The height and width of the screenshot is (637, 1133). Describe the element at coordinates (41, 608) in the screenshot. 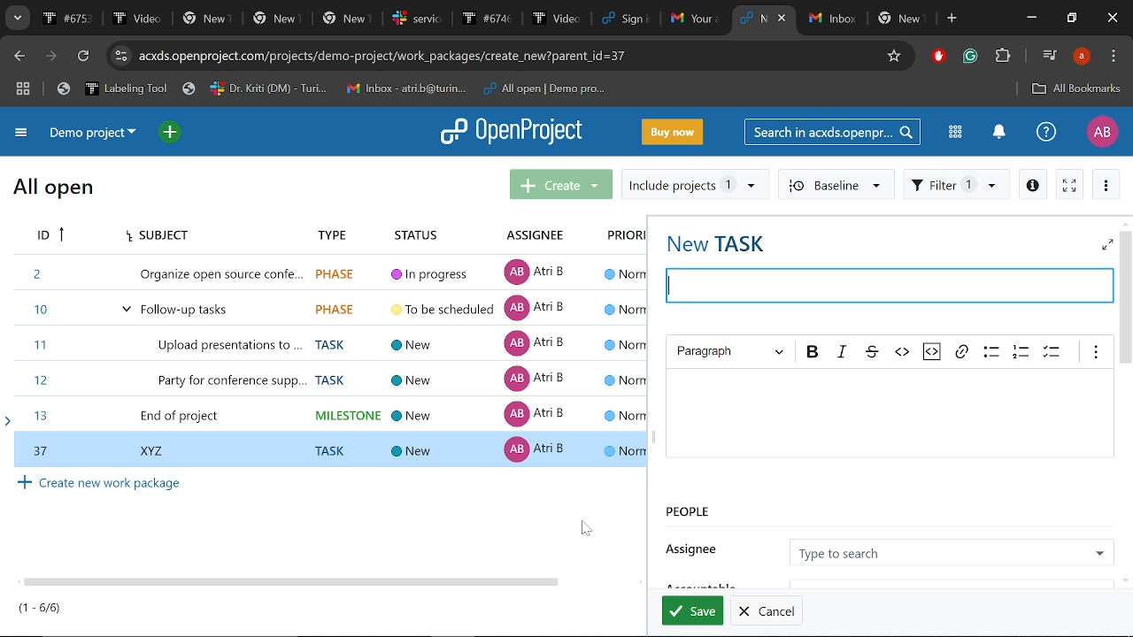

I see `Tasks` at that location.